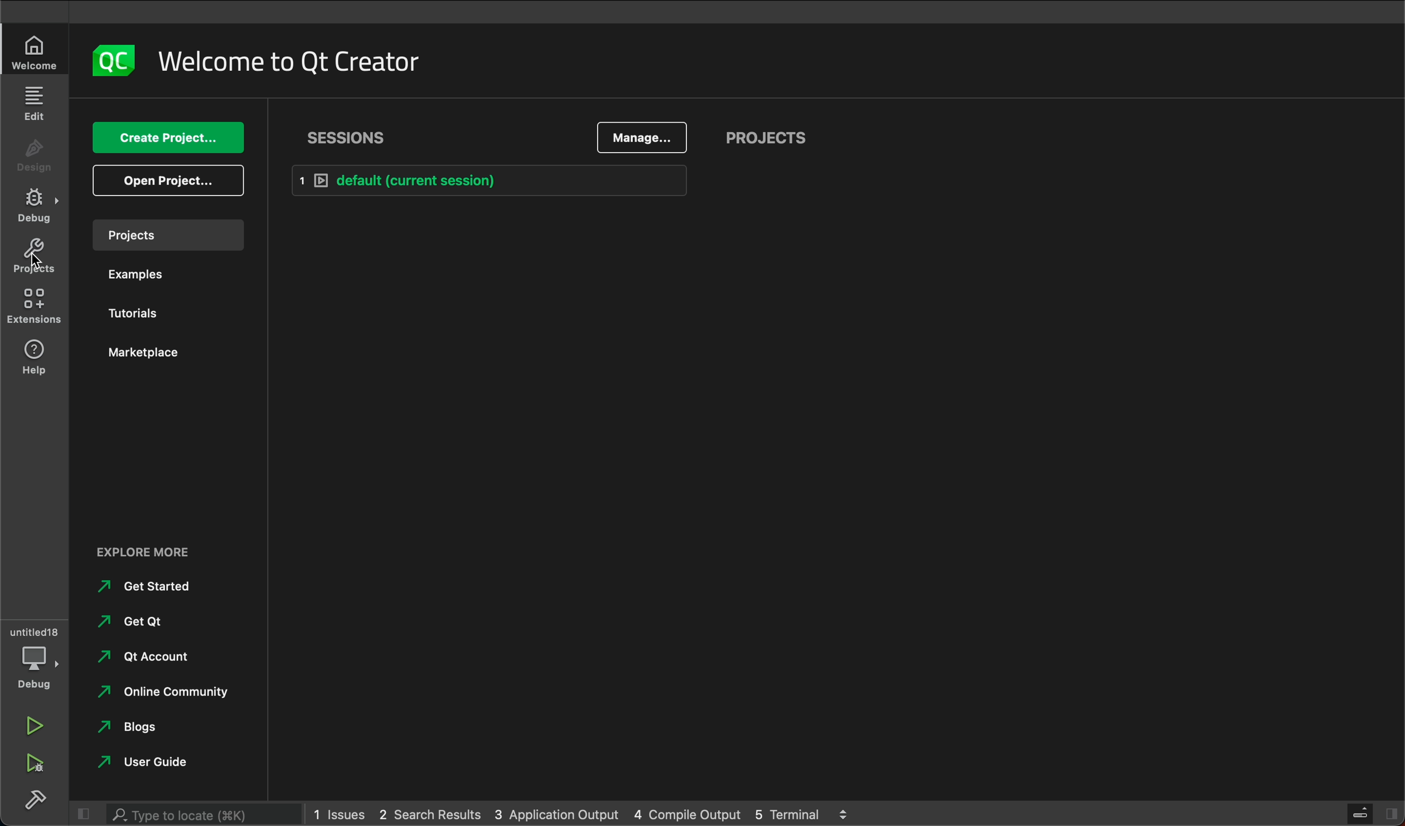  What do you see at coordinates (115, 62) in the screenshot?
I see `logo` at bounding box center [115, 62].